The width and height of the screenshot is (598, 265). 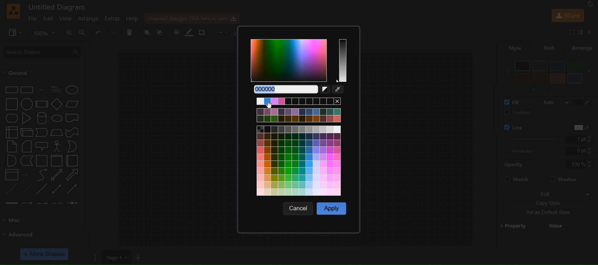 I want to click on shadow, so click(x=204, y=32).